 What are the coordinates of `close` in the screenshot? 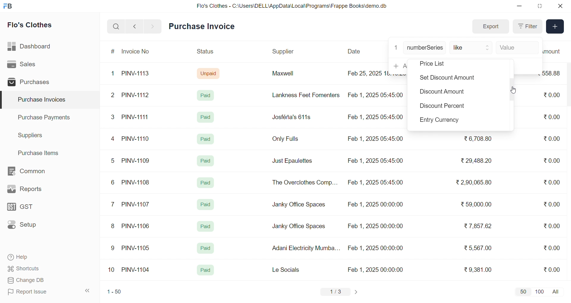 It's located at (560, 6).